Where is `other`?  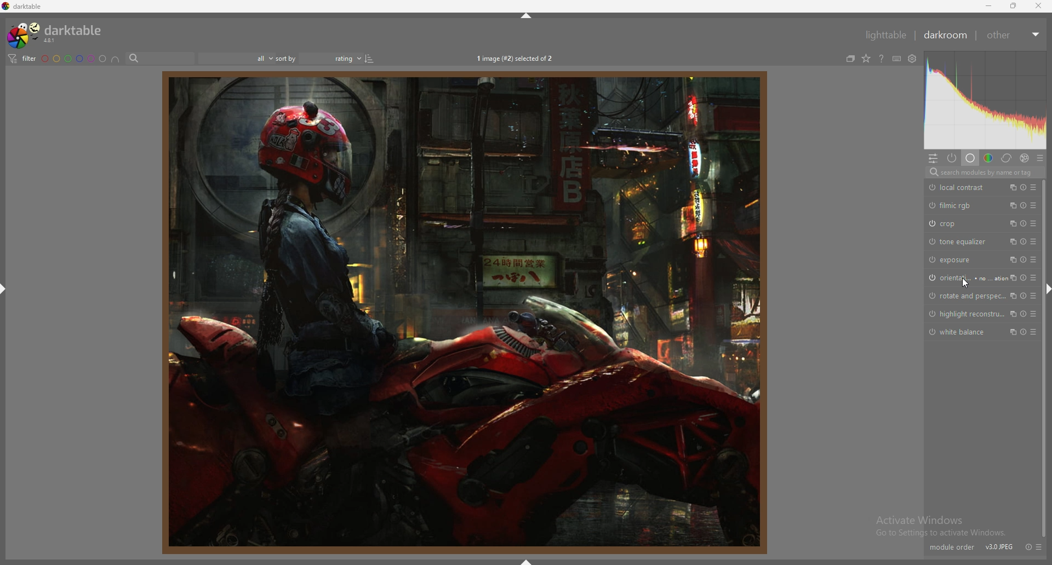
other is located at coordinates (1015, 35).